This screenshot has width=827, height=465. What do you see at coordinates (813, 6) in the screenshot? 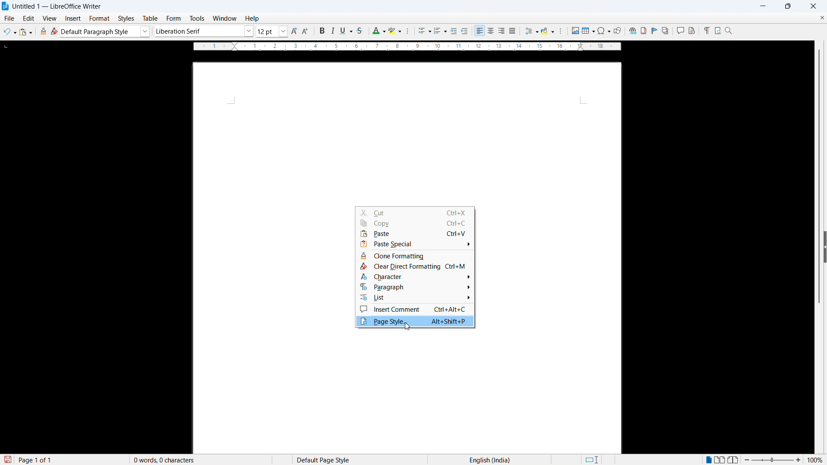
I see `Close ` at bounding box center [813, 6].